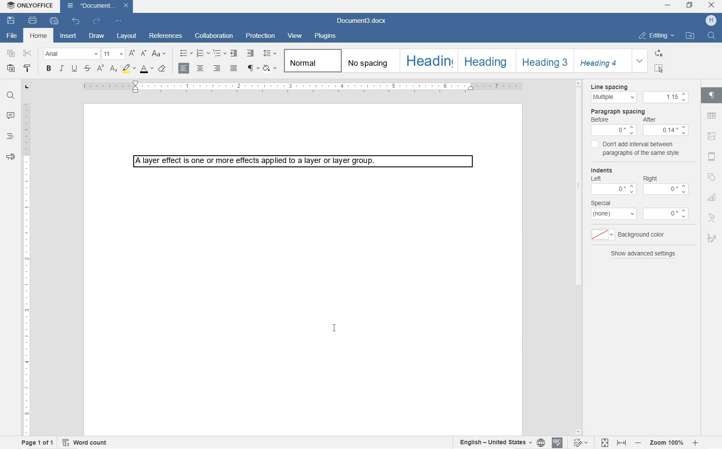  I want to click on NUMBERING, so click(202, 52).